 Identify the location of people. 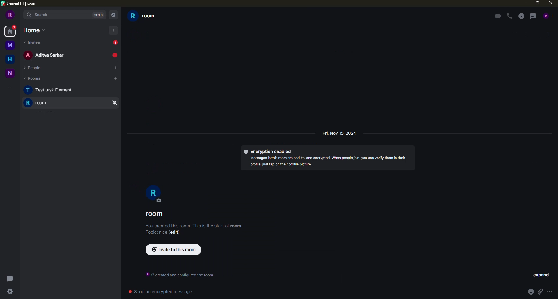
(46, 54).